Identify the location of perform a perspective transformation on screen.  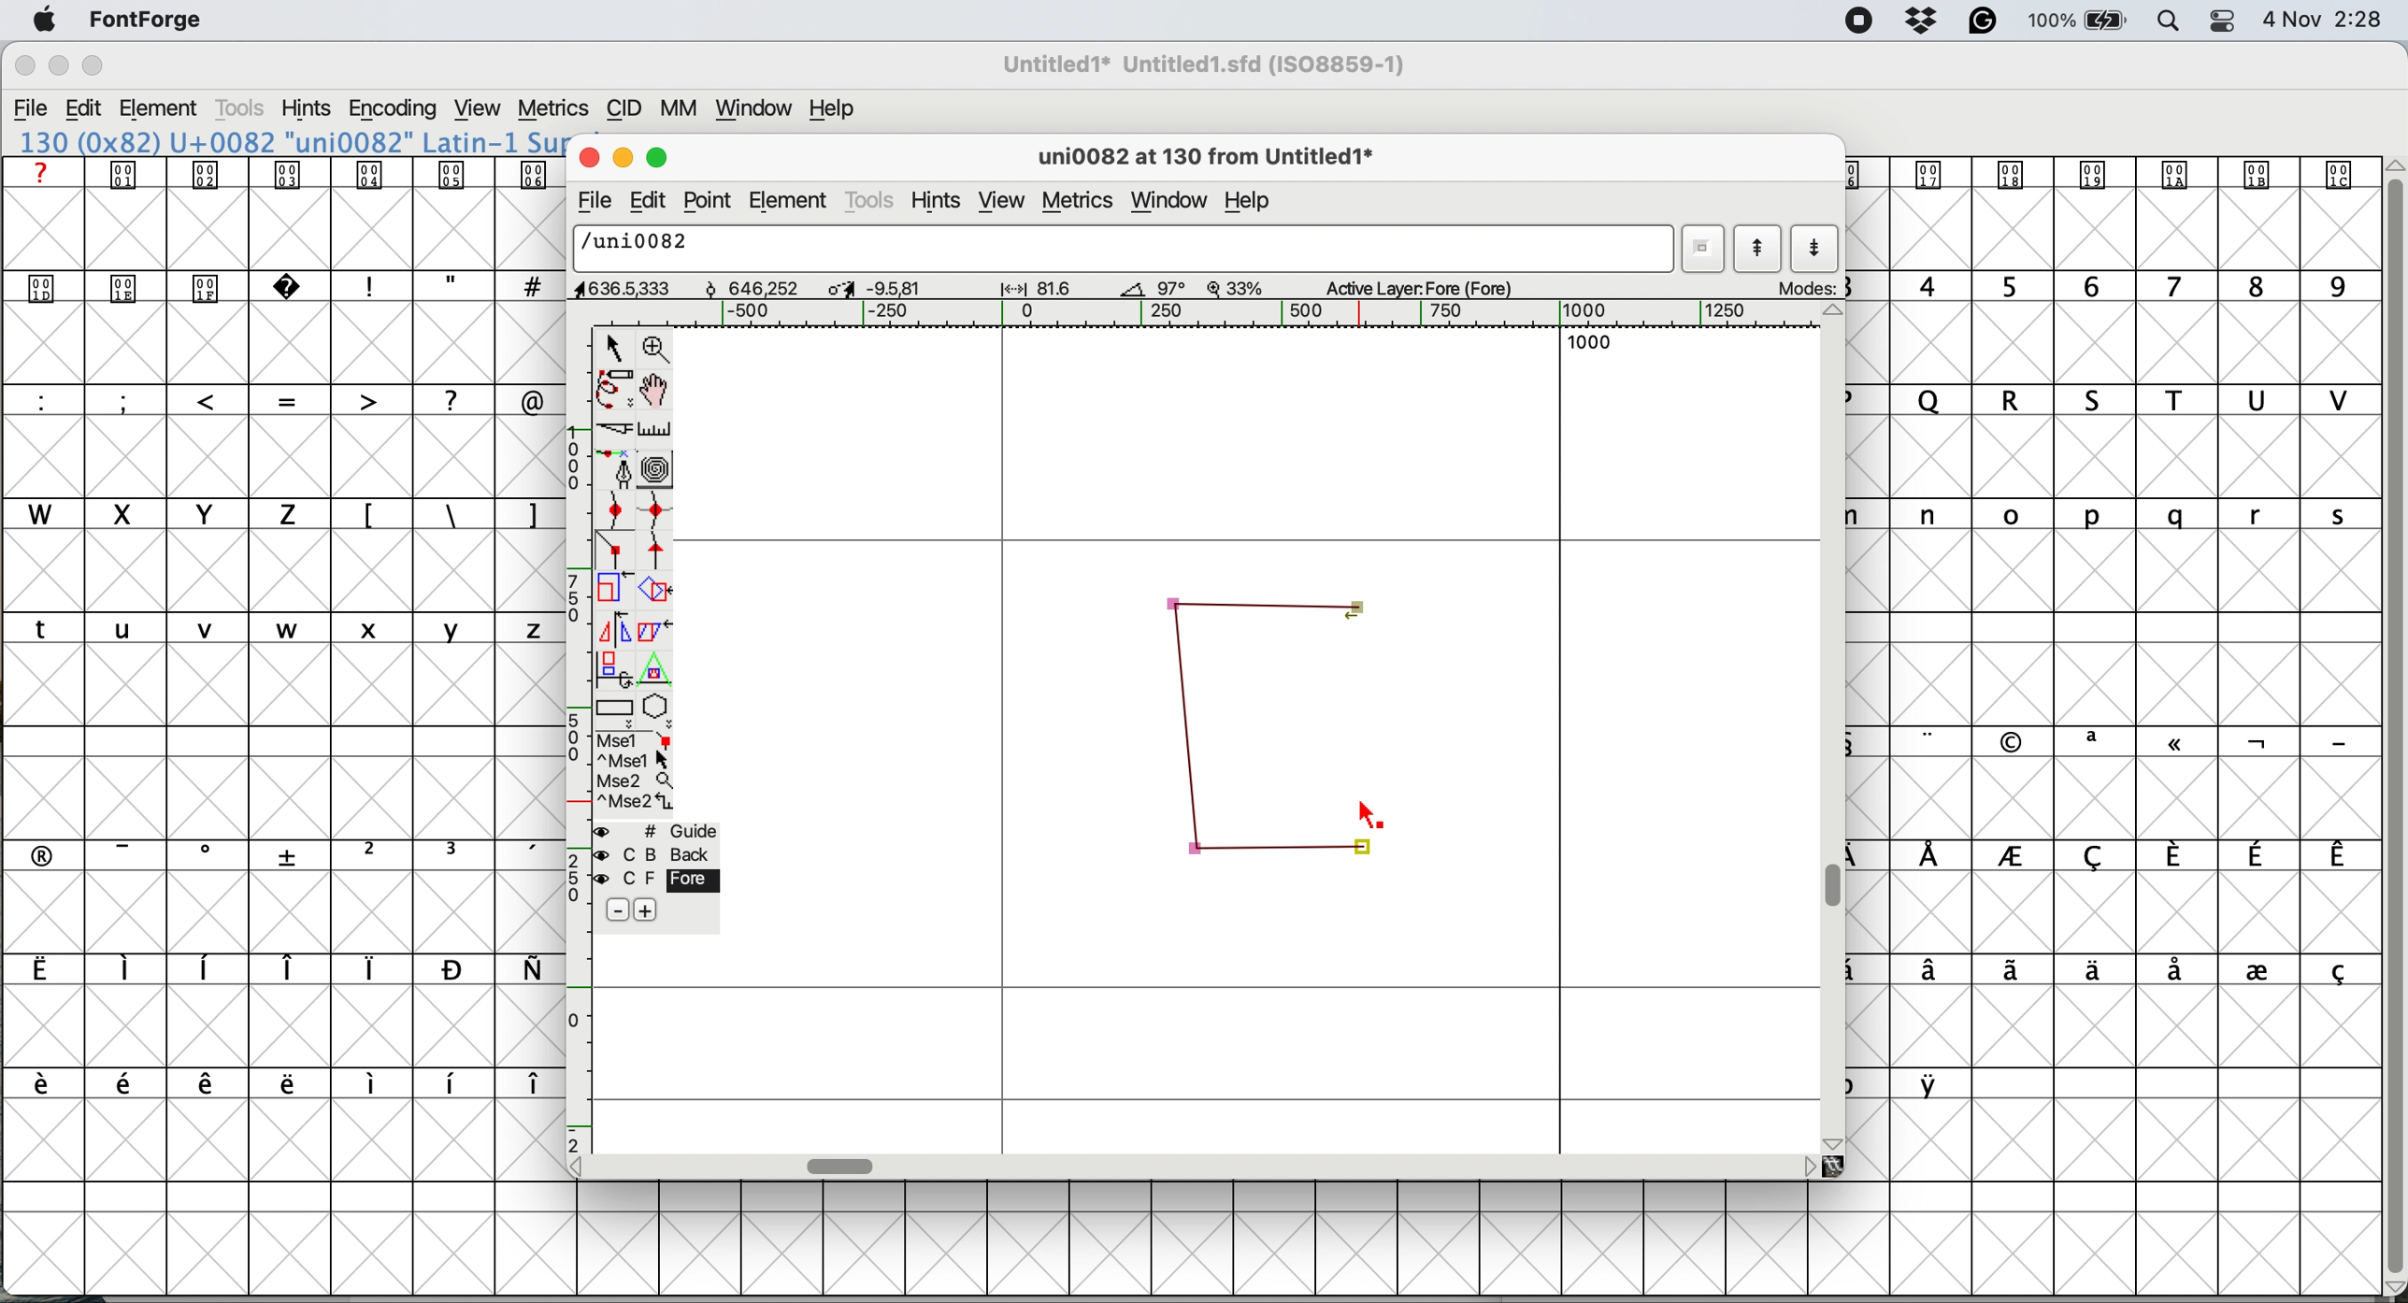
(658, 669).